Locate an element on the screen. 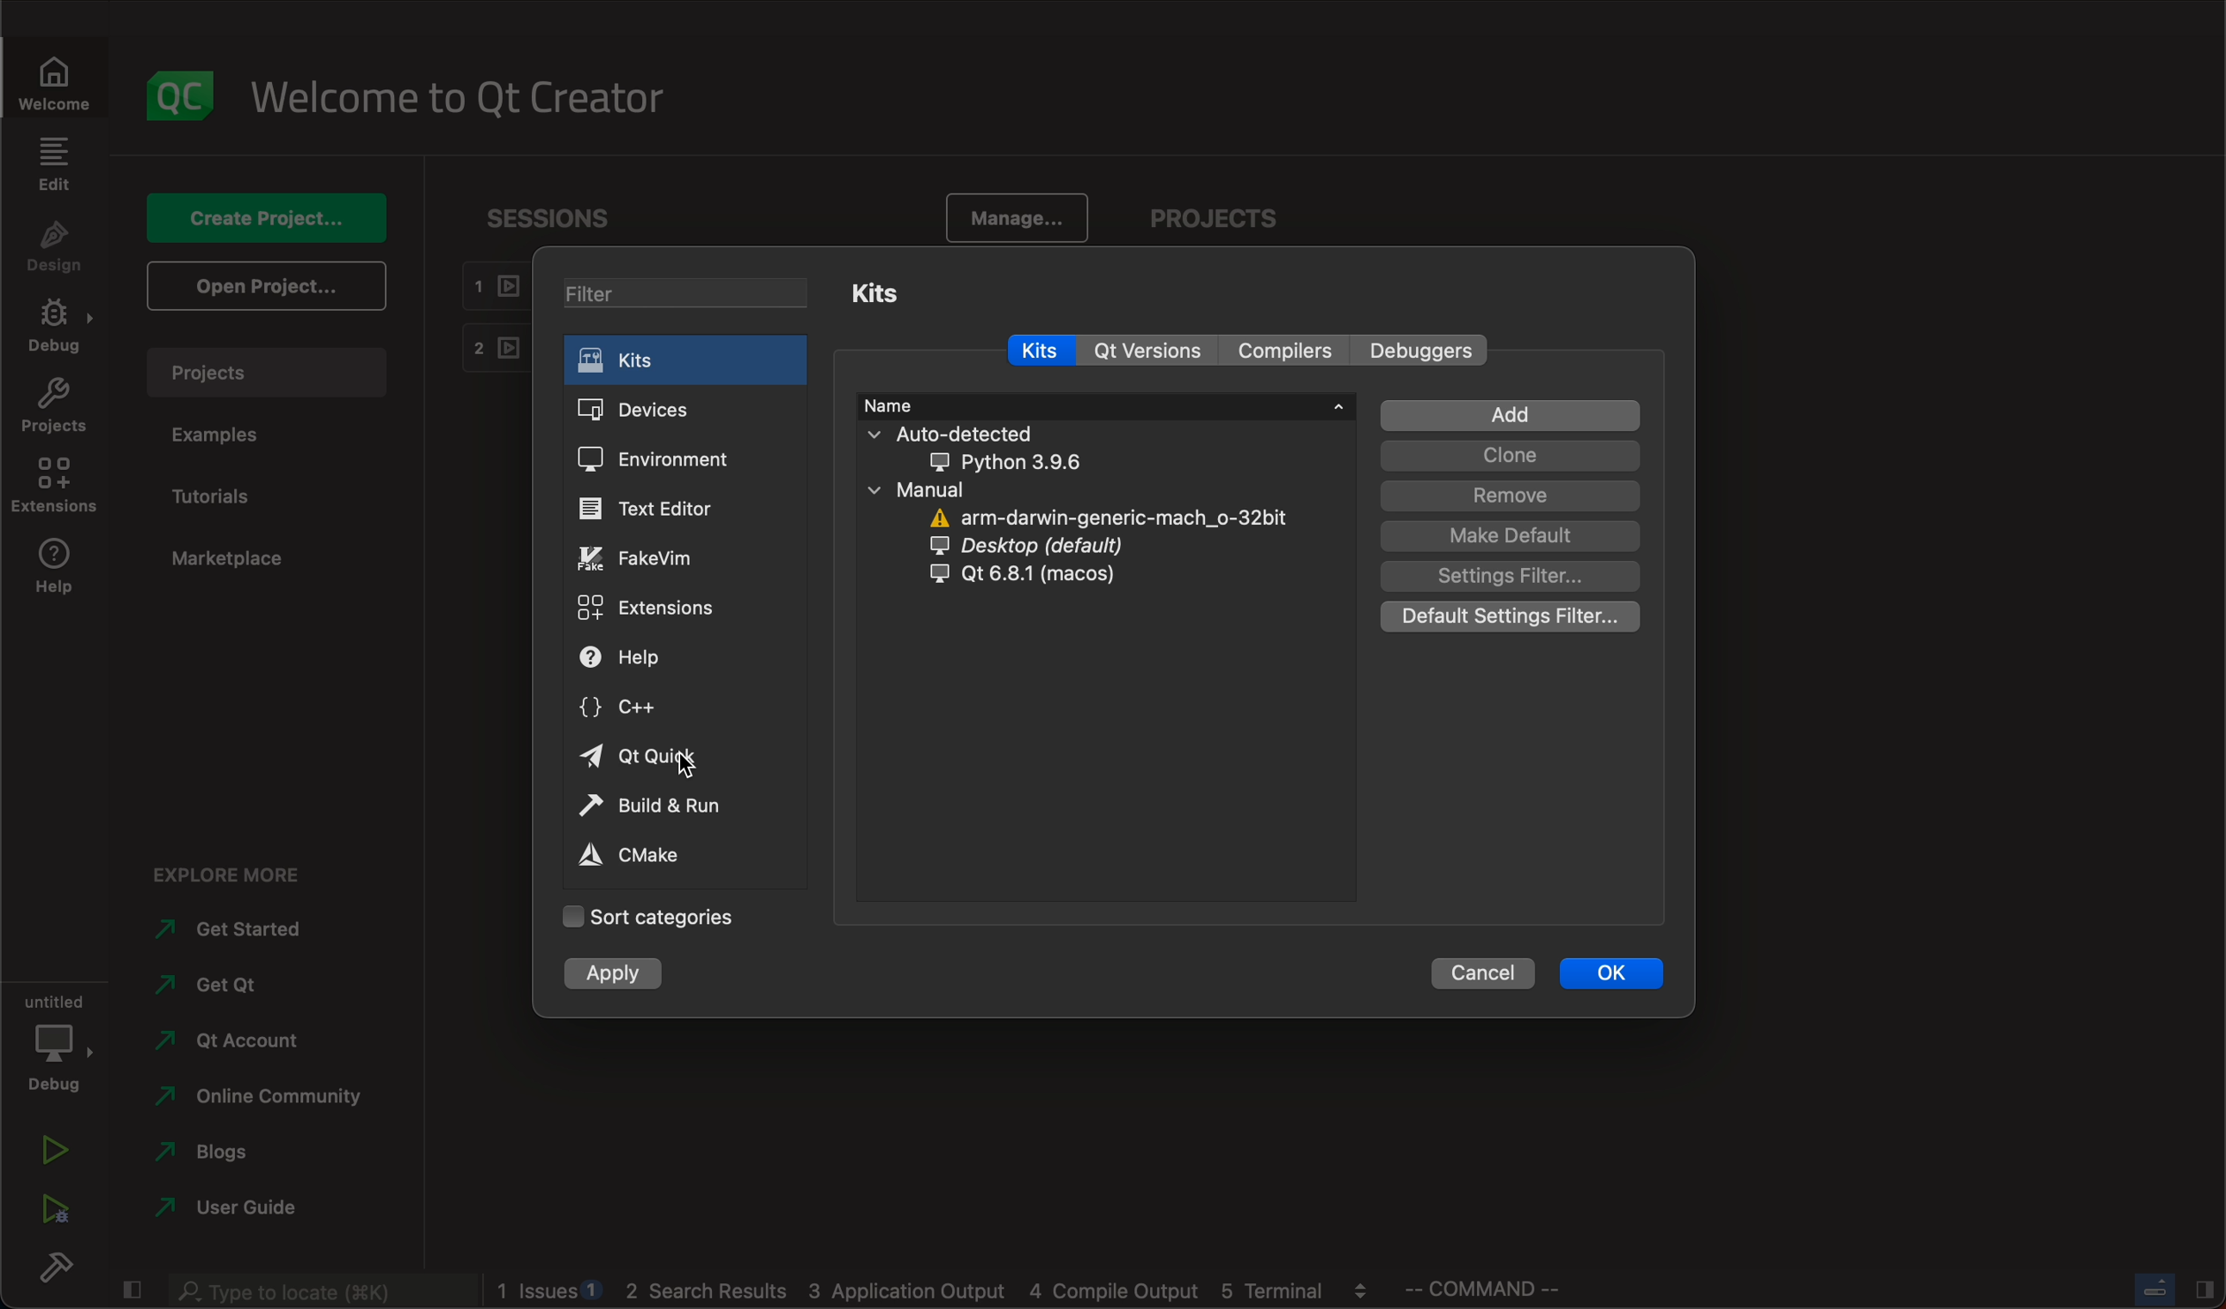 This screenshot has width=2226, height=1309. fakevim is located at coordinates (647, 561).